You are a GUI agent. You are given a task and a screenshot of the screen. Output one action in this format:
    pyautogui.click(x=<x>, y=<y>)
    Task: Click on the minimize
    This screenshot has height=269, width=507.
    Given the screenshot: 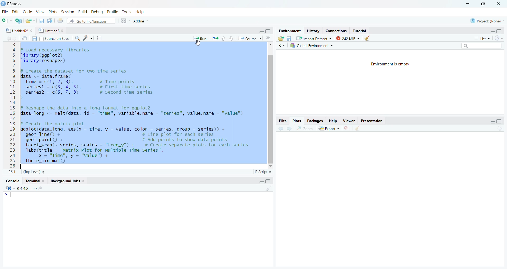 What is the action you would take?
    pyautogui.click(x=492, y=32)
    